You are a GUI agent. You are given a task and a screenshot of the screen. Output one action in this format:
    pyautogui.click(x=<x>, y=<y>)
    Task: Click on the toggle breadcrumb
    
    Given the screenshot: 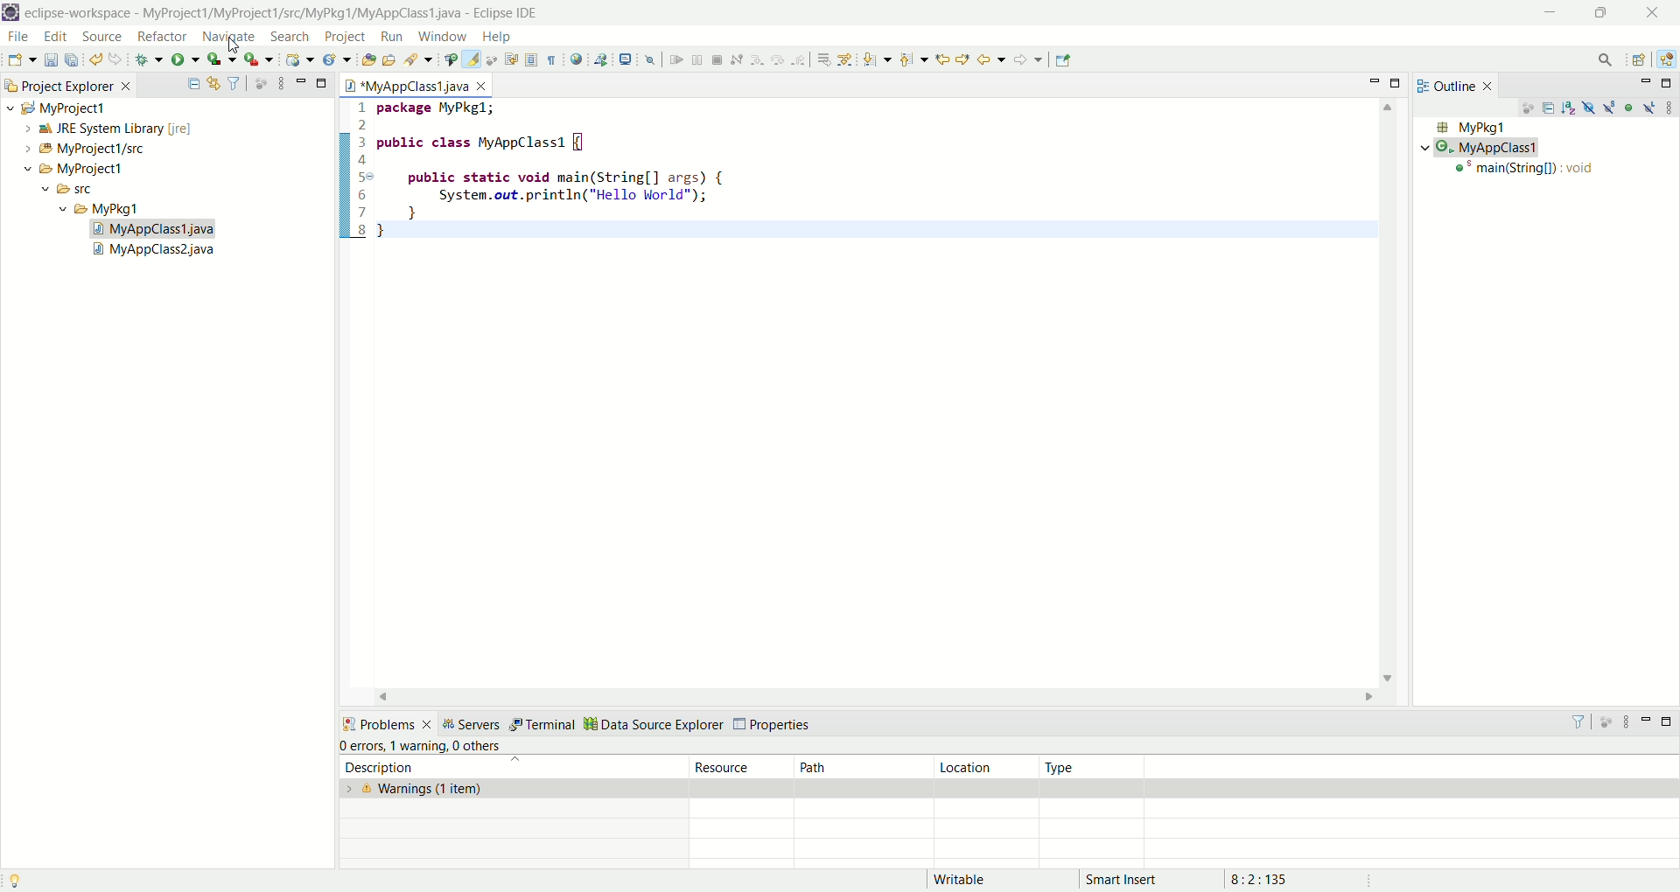 What is the action you would take?
    pyautogui.click(x=449, y=59)
    